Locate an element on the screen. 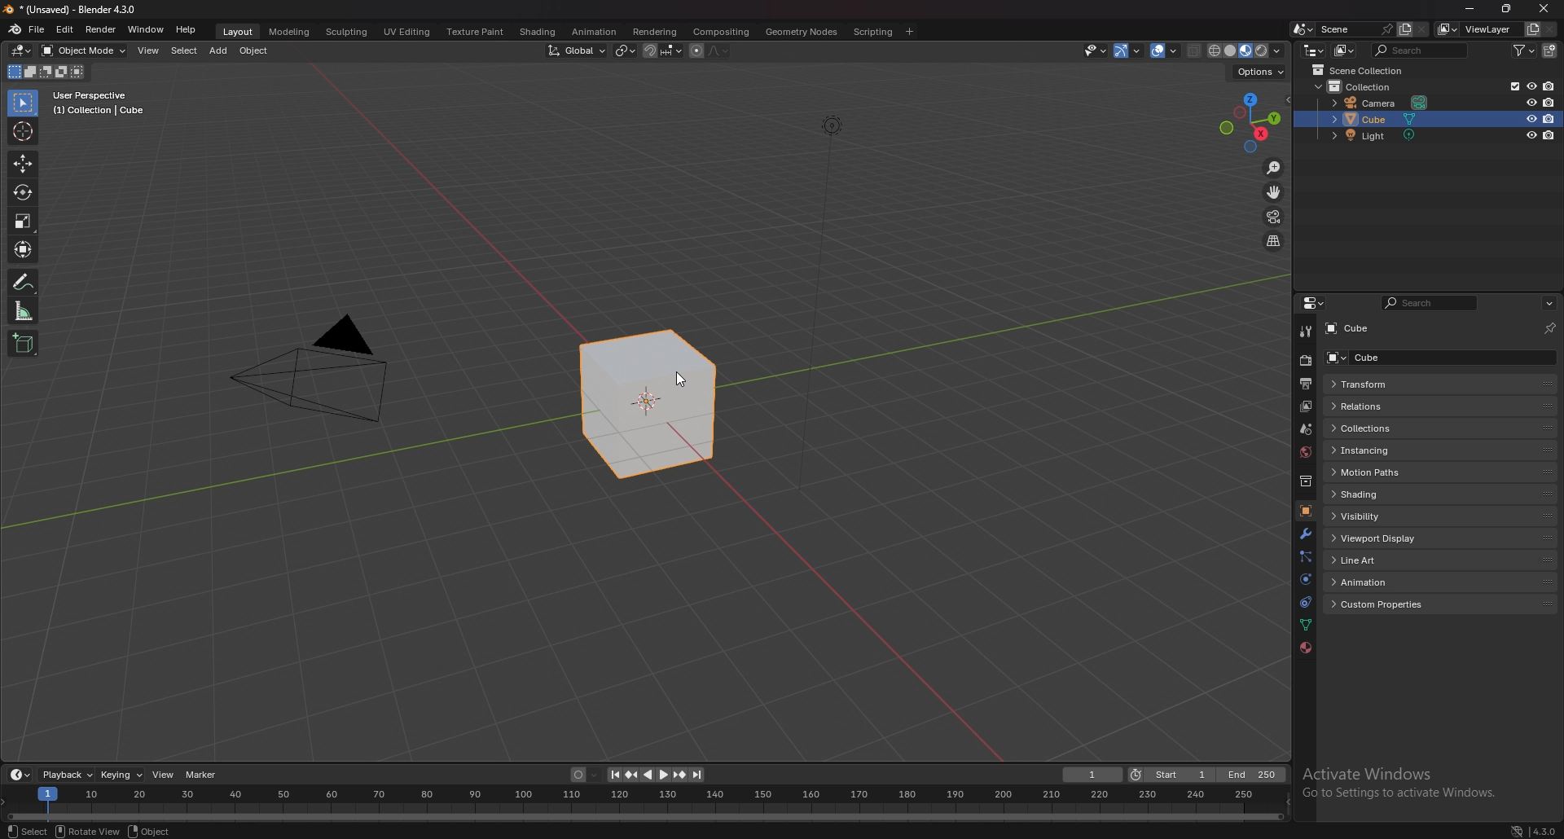 The image size is (1564, 839). keying is located at coordinates (120, 775).